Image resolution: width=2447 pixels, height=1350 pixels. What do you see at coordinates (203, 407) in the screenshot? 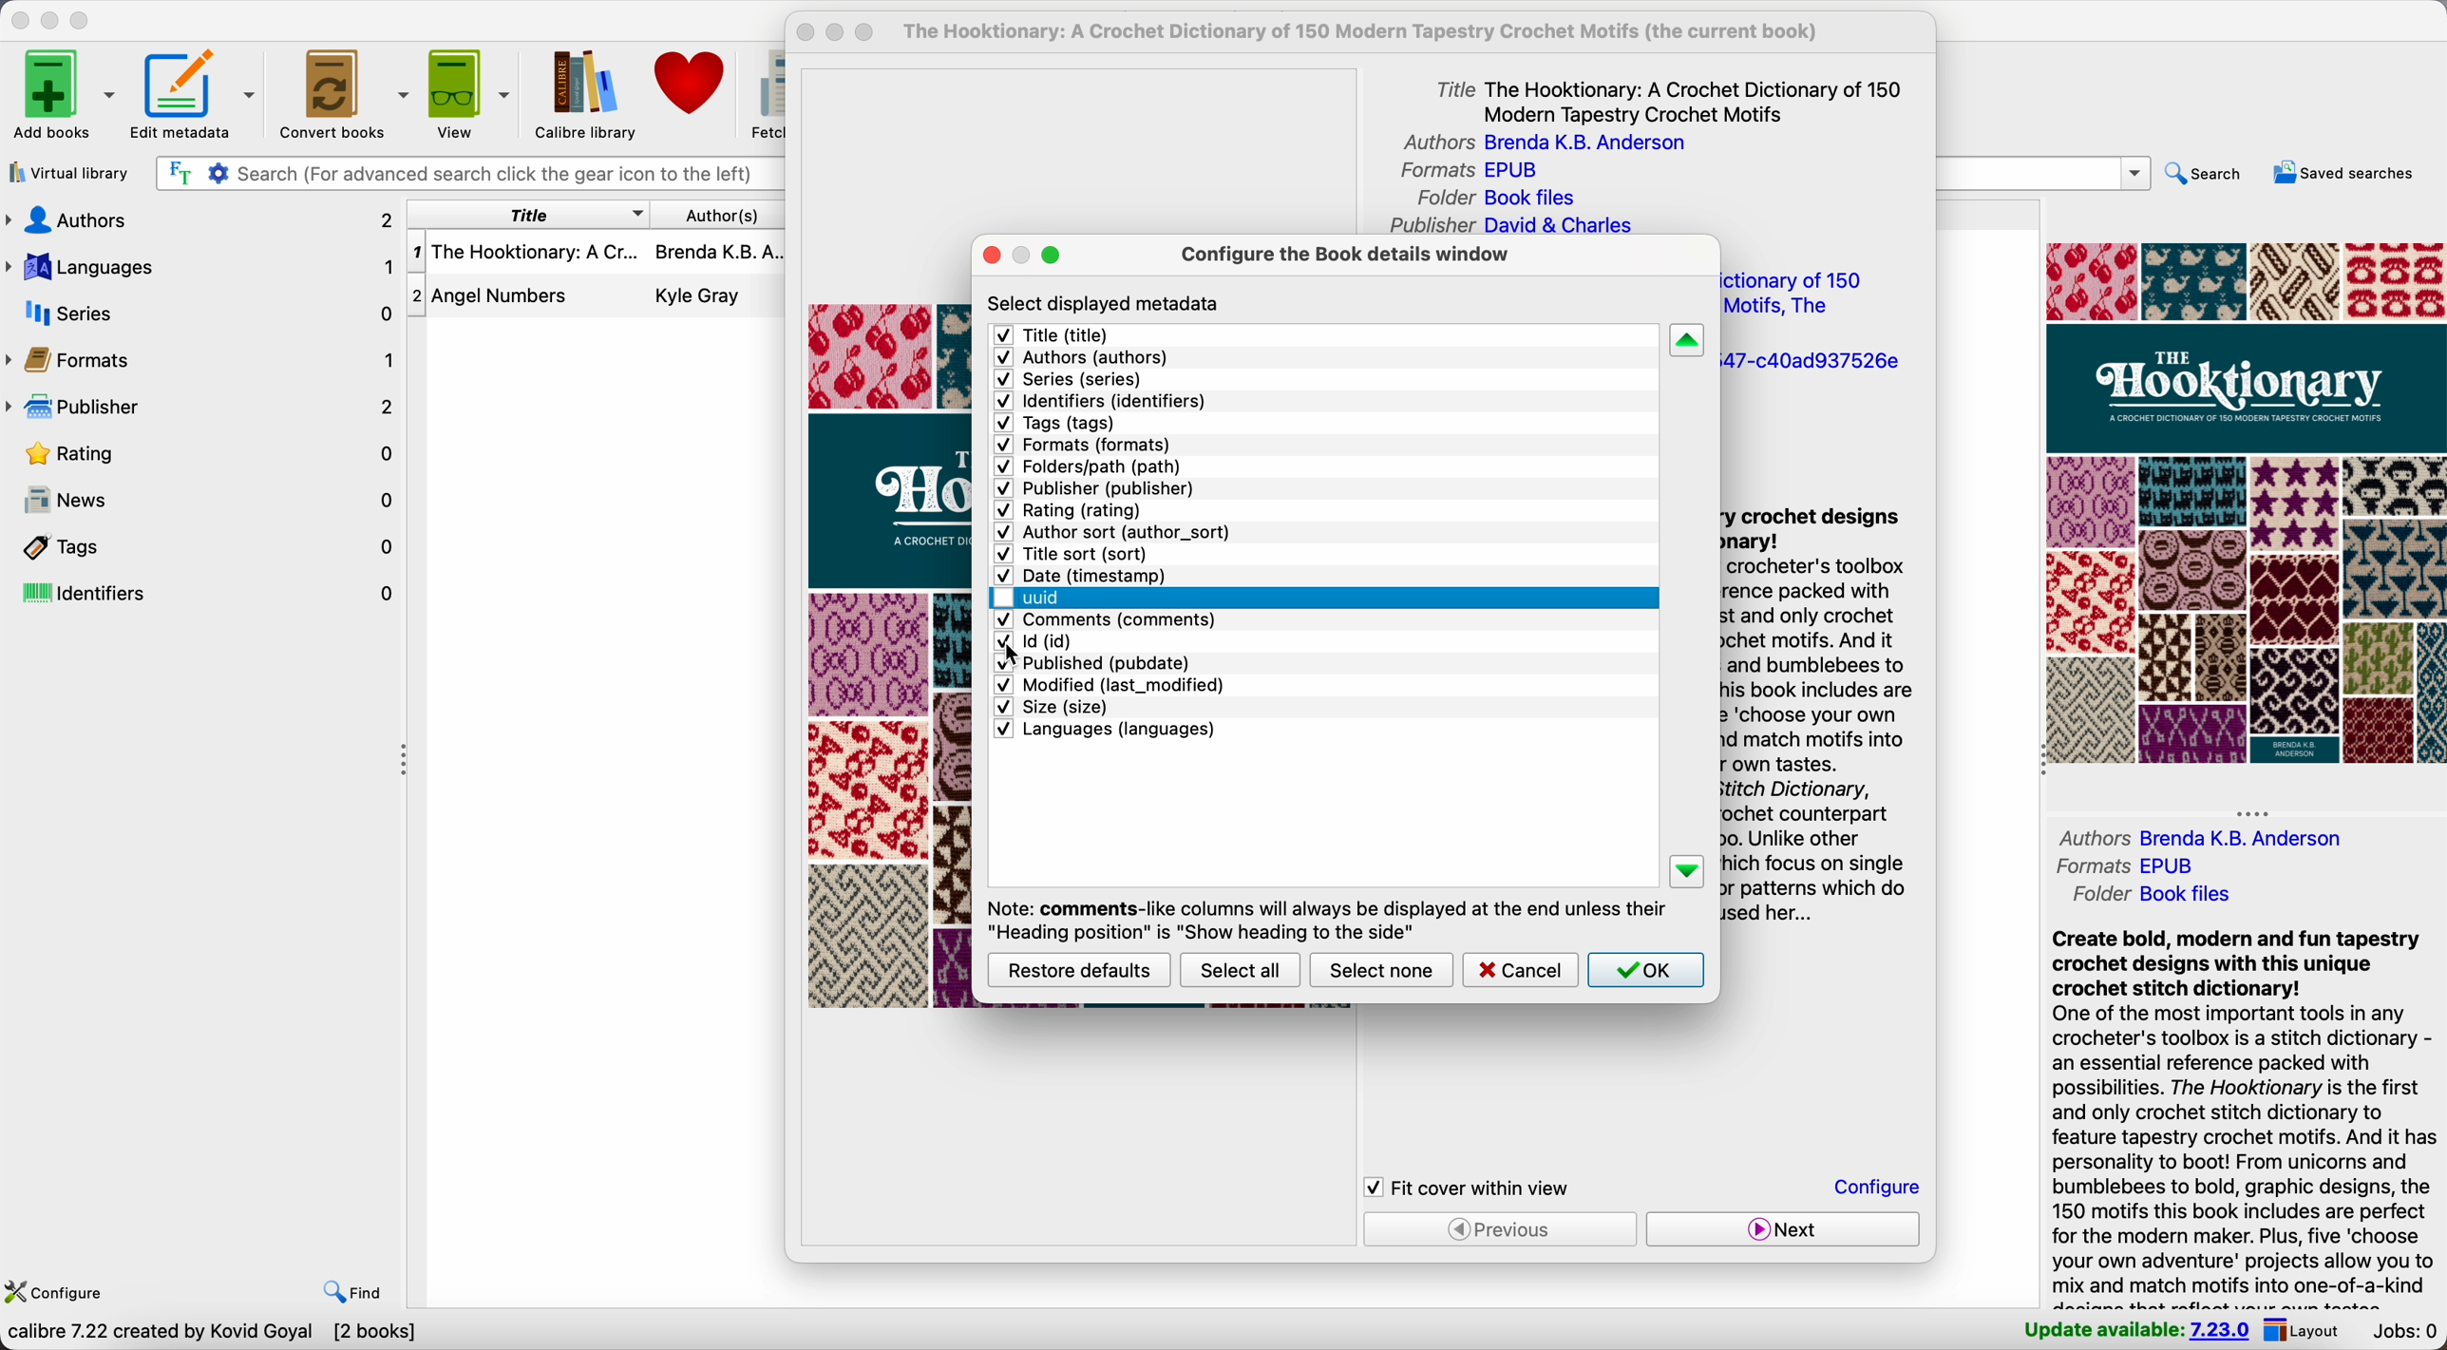
I see `publisher` at bounding box center [203, 407].